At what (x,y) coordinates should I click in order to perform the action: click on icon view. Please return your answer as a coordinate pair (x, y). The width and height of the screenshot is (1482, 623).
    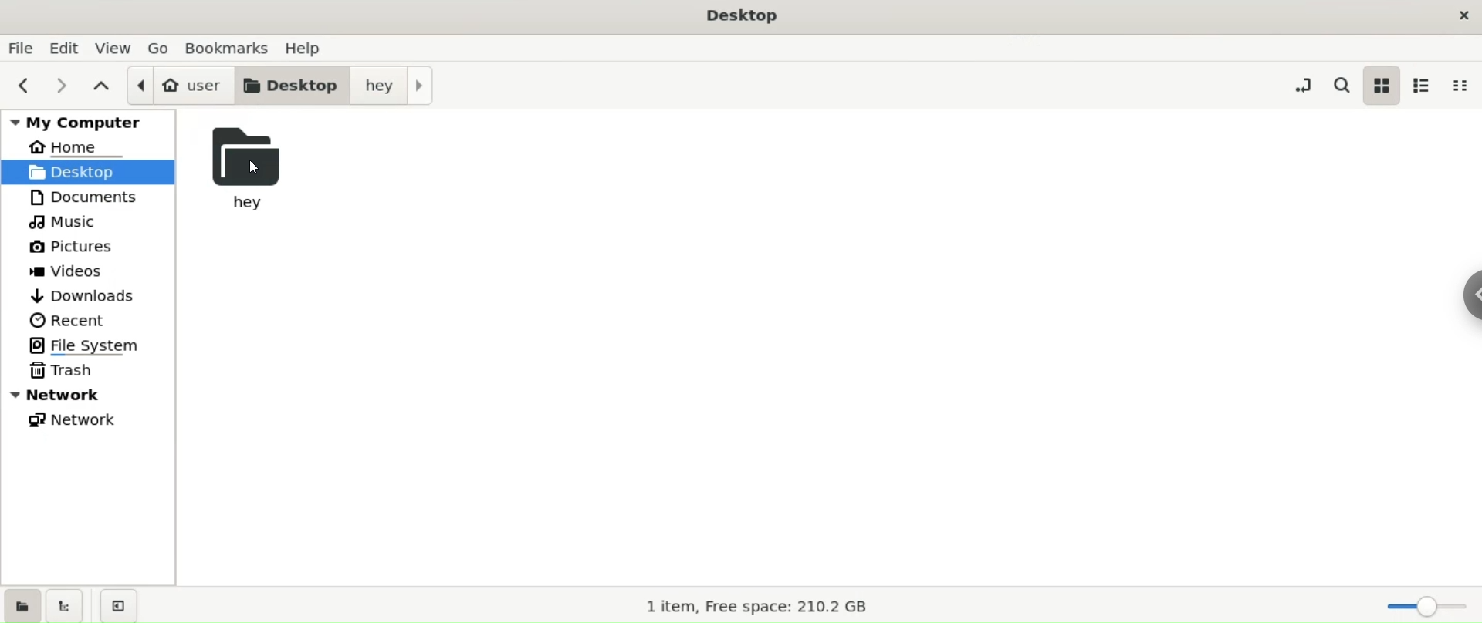
    Looking at the image, I should click on (1381, 85).